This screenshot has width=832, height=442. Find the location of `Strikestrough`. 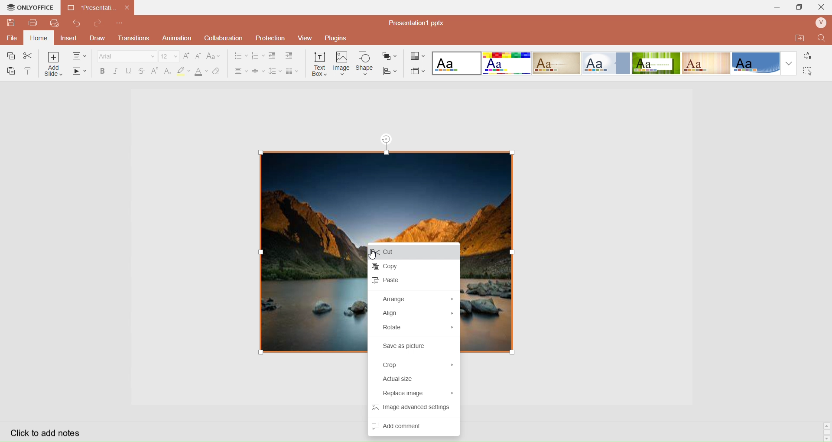

Strikestrough is located at coordinates (141, 71).